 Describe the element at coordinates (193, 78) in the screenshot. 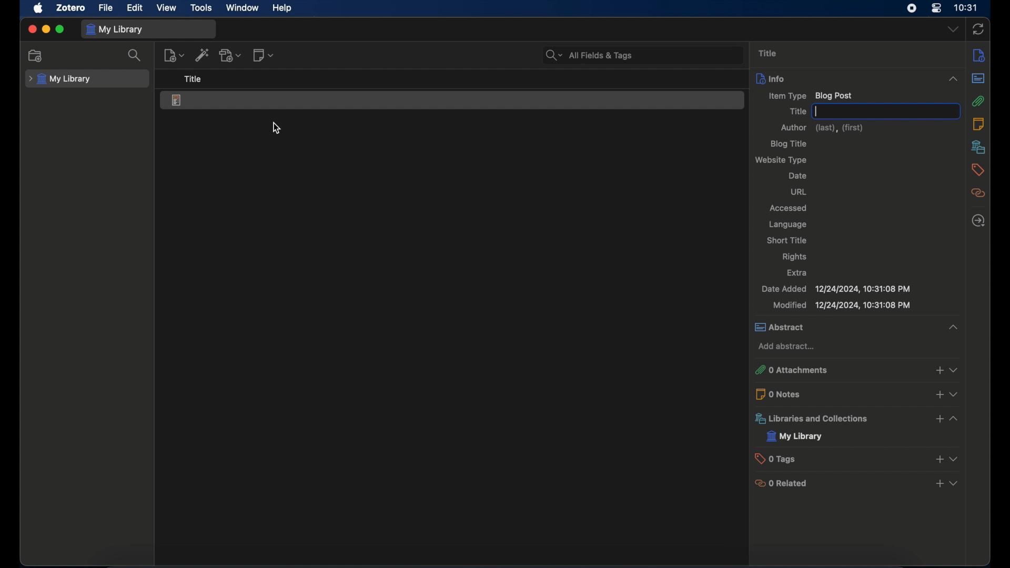

I see `title` at that location.